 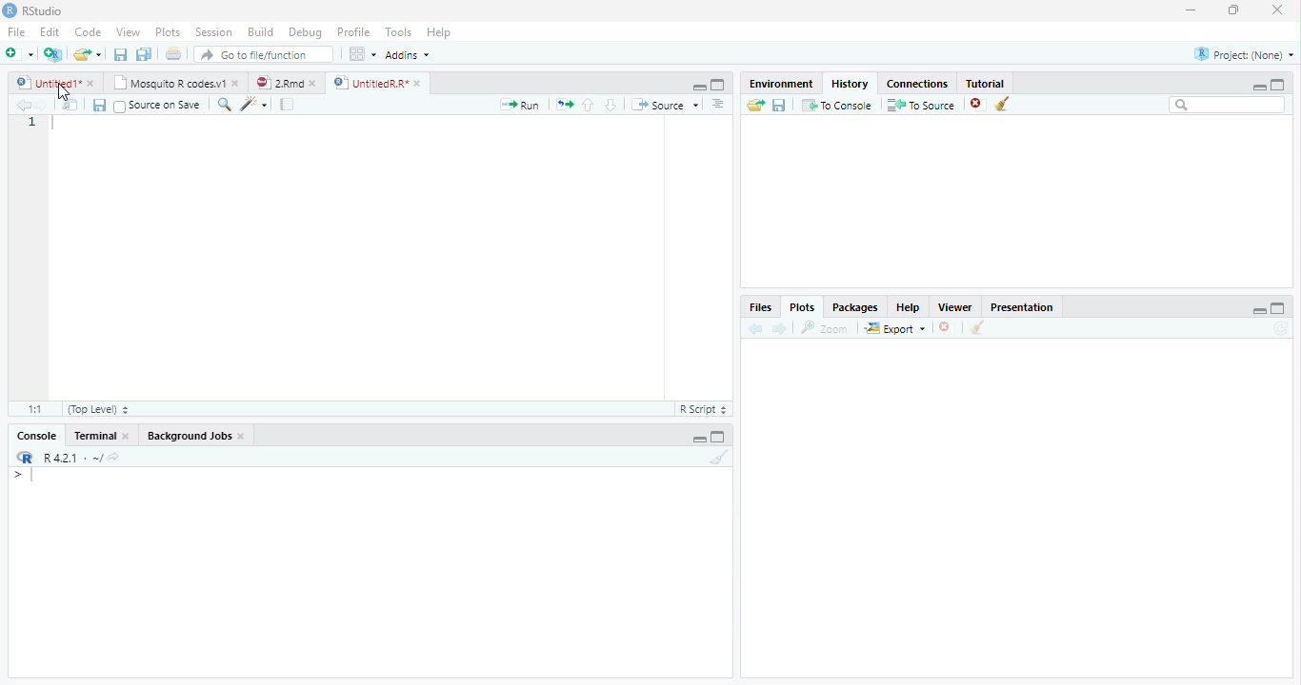 I want to click on Code Refactor, so click(x=256, y=104).